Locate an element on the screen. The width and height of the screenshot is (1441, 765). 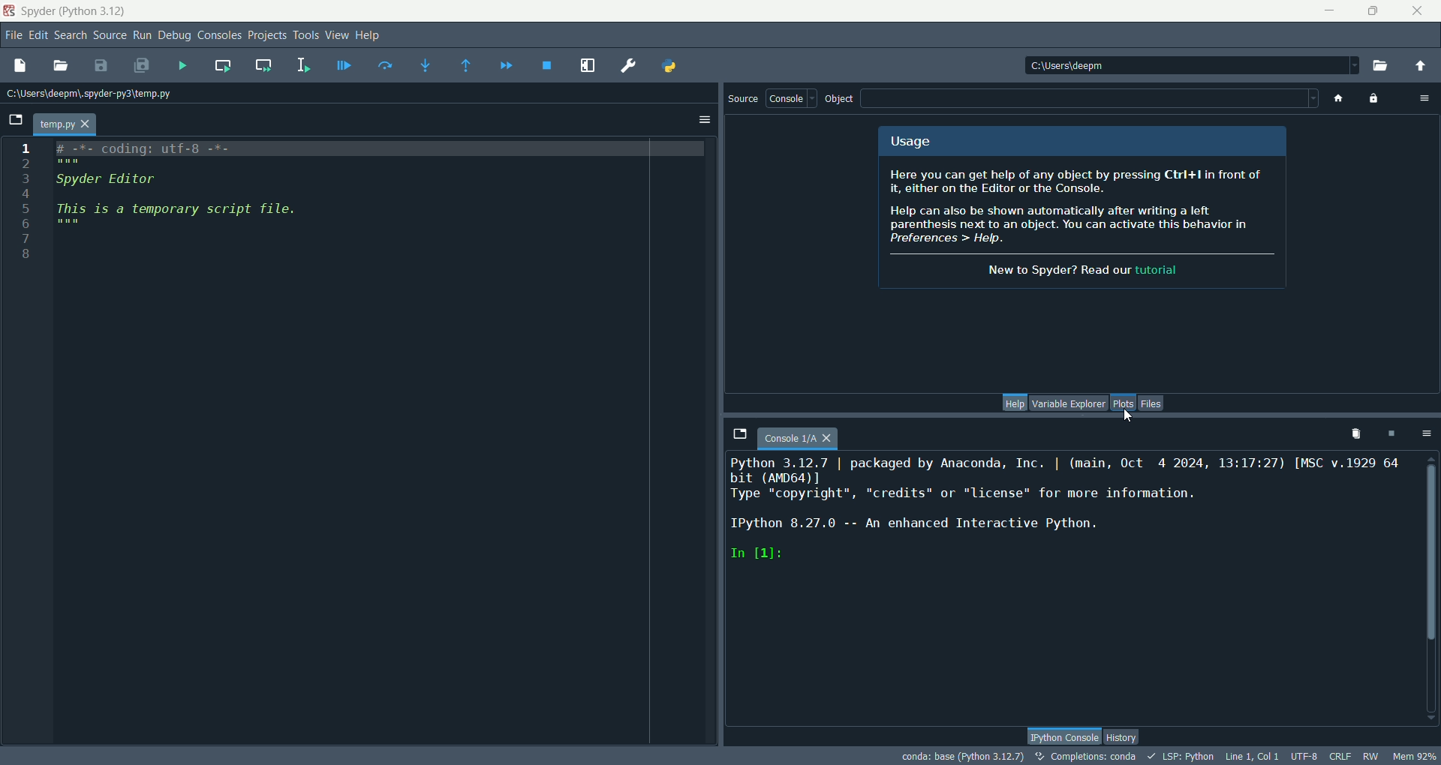
usage is located at coordinates (909, 142).